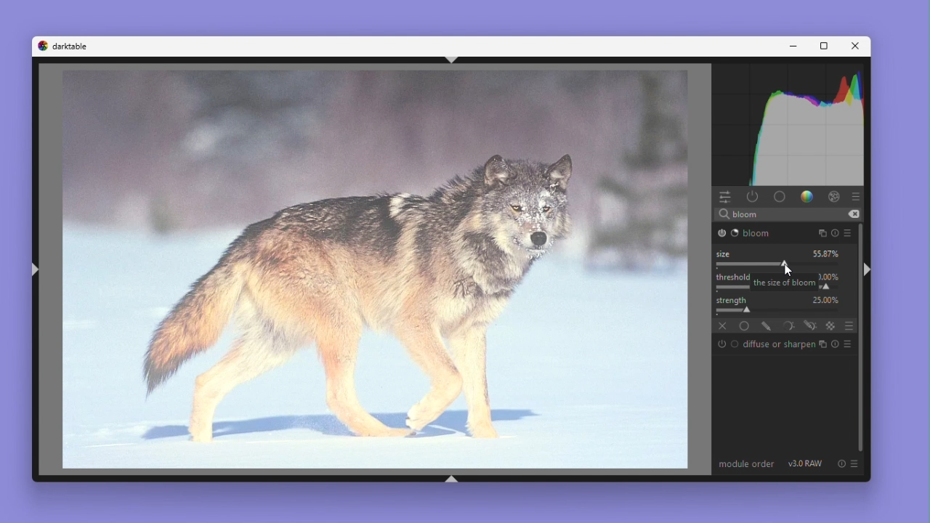 The image size is (930, 523). I want to click on adjustment slider, so click(781, 312).